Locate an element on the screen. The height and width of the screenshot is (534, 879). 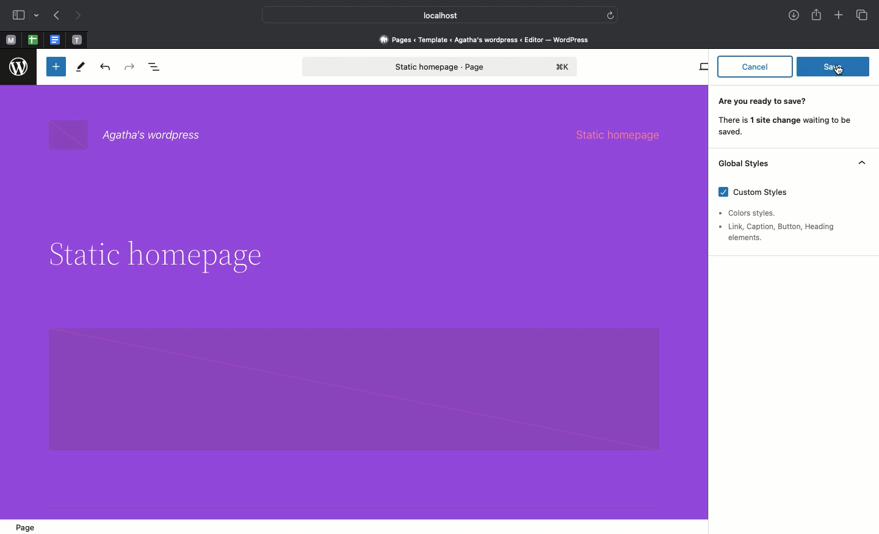
Pinned tab is located at coordinates (10, 40).